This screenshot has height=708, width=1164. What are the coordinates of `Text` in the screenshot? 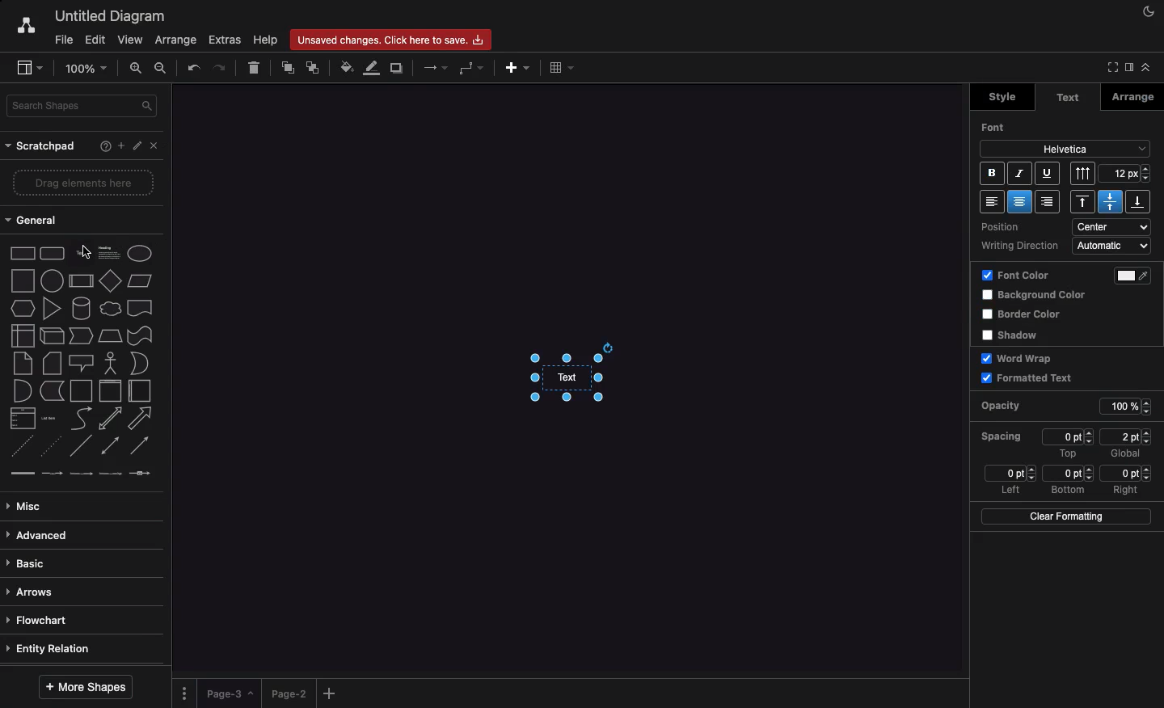 It's located at (584, 378).